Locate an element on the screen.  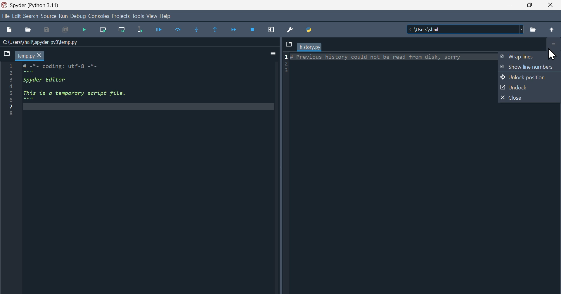
Preferences is located at coordinates (290, 30).